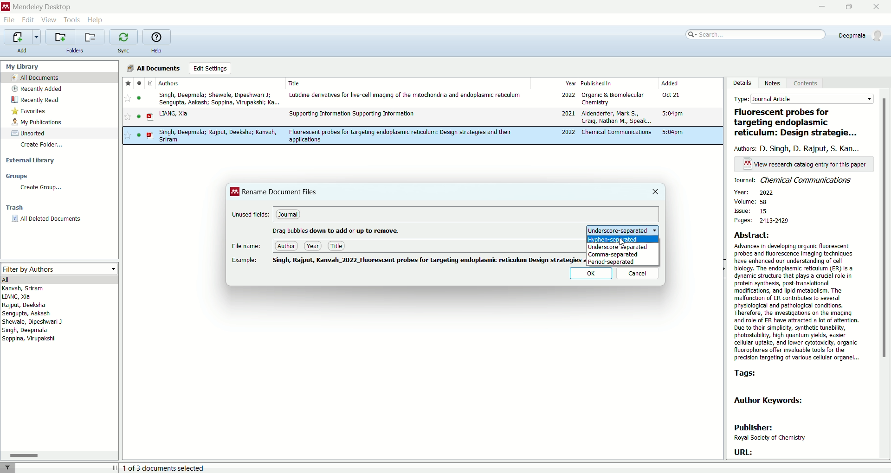 Image resolution: width=891 pixels, height=473 pixels. I want to click on favorite, so click(128, 99).